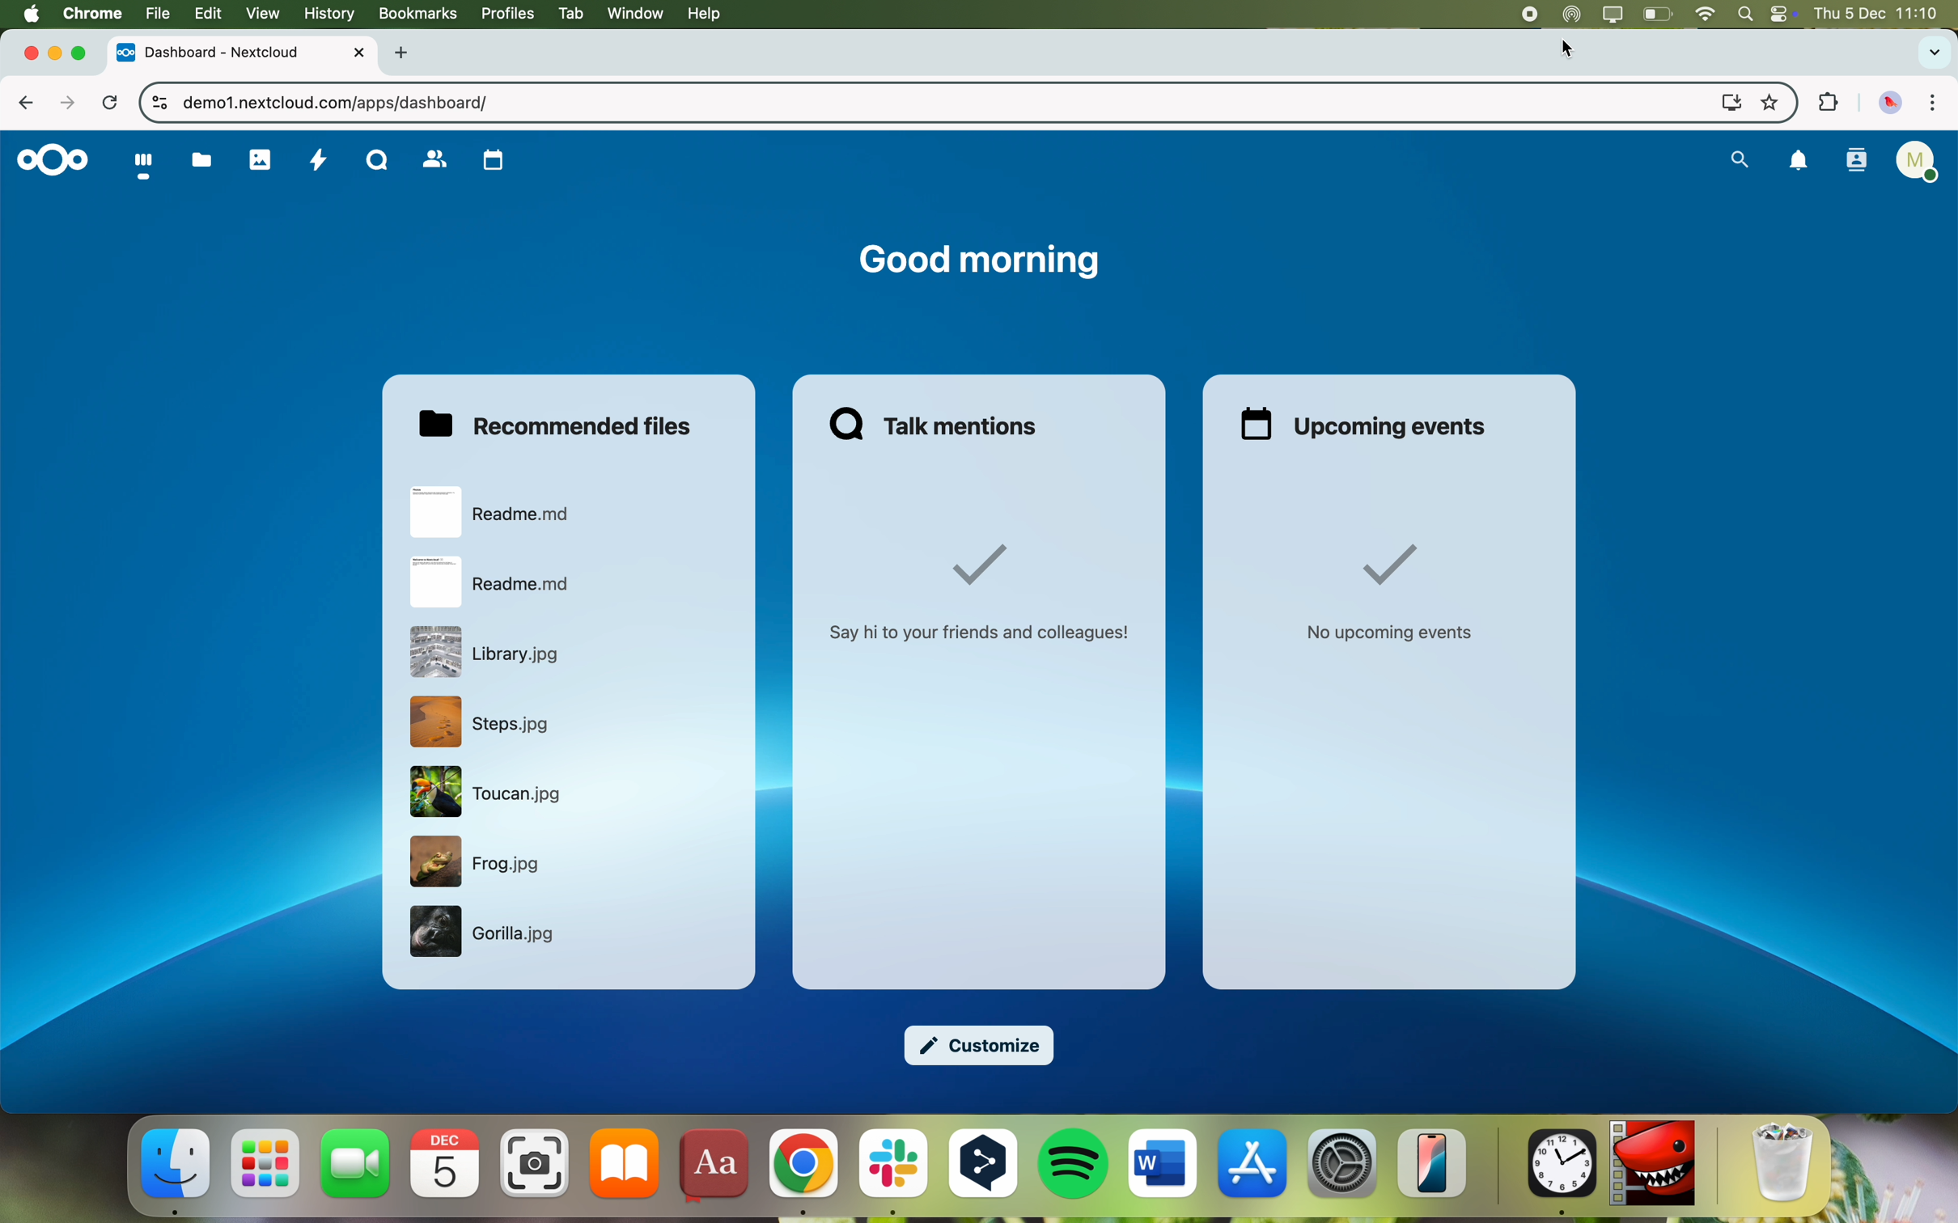  What do you see at coordinates (561, 423) in the screenshot?
I see `recommended files` at bounding box center [561, 423].